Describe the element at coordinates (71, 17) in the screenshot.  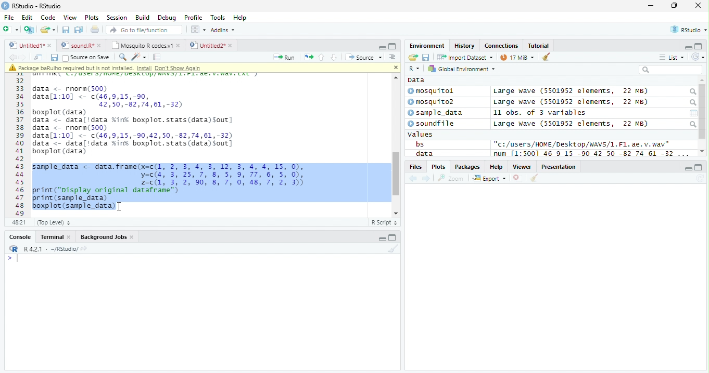
I see `View` at that location.